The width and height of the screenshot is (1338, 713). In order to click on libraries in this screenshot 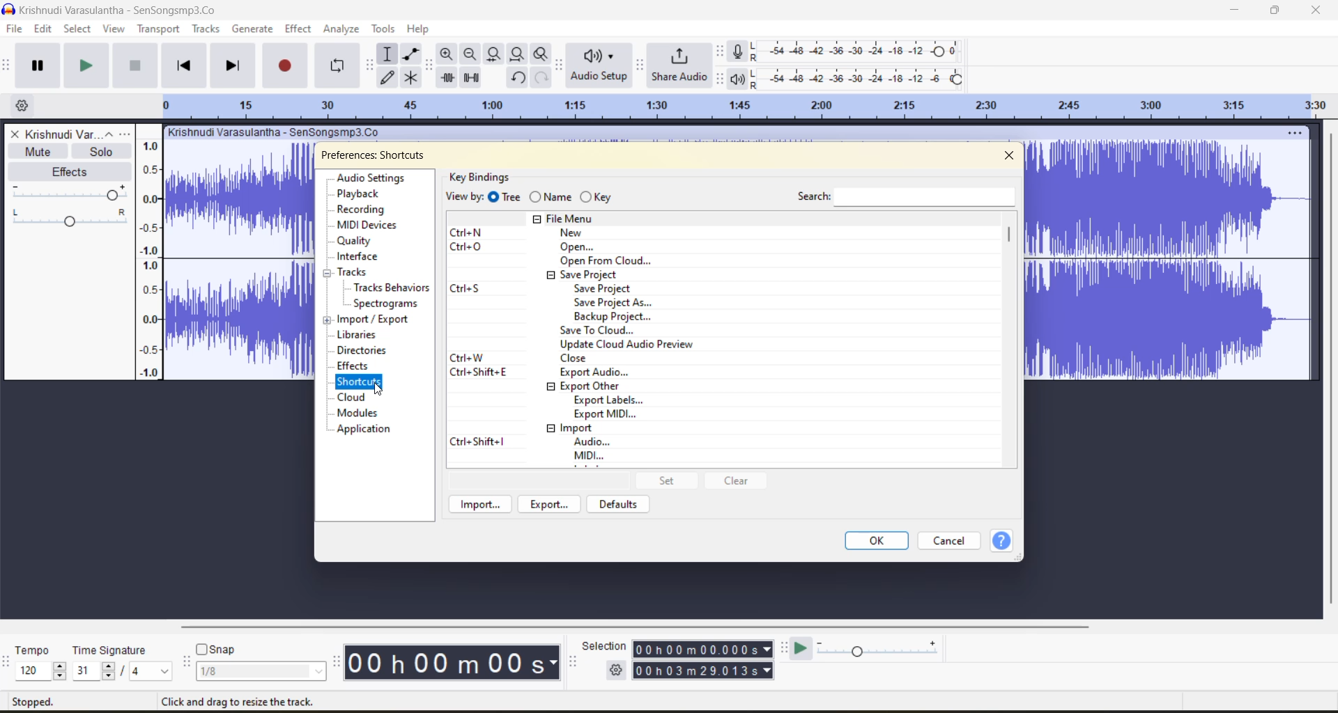, I will do `click(364, 336)`.